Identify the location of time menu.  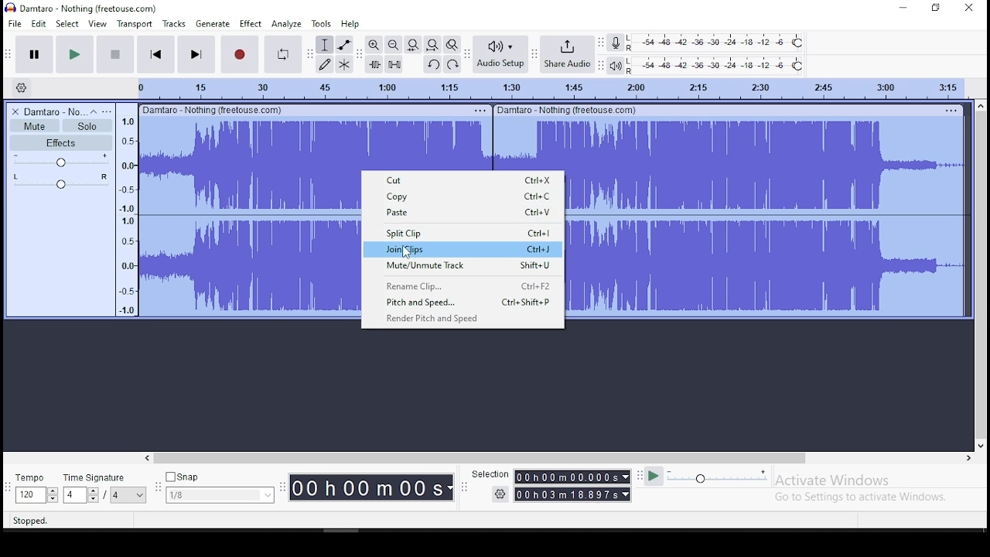
(371, 487).